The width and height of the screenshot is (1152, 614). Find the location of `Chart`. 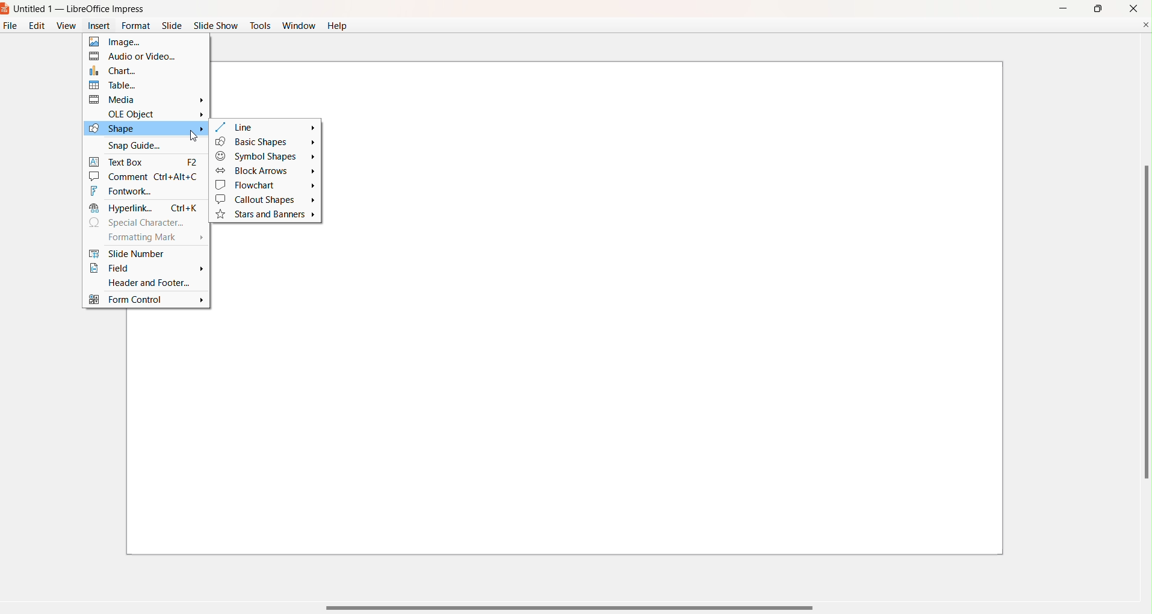

Chart is located at coordinates (138, 70).